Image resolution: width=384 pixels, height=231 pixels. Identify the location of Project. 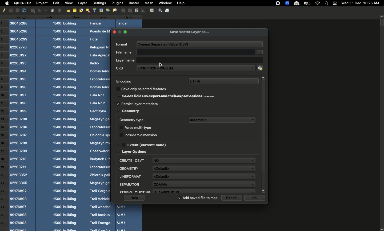
(42, 3).